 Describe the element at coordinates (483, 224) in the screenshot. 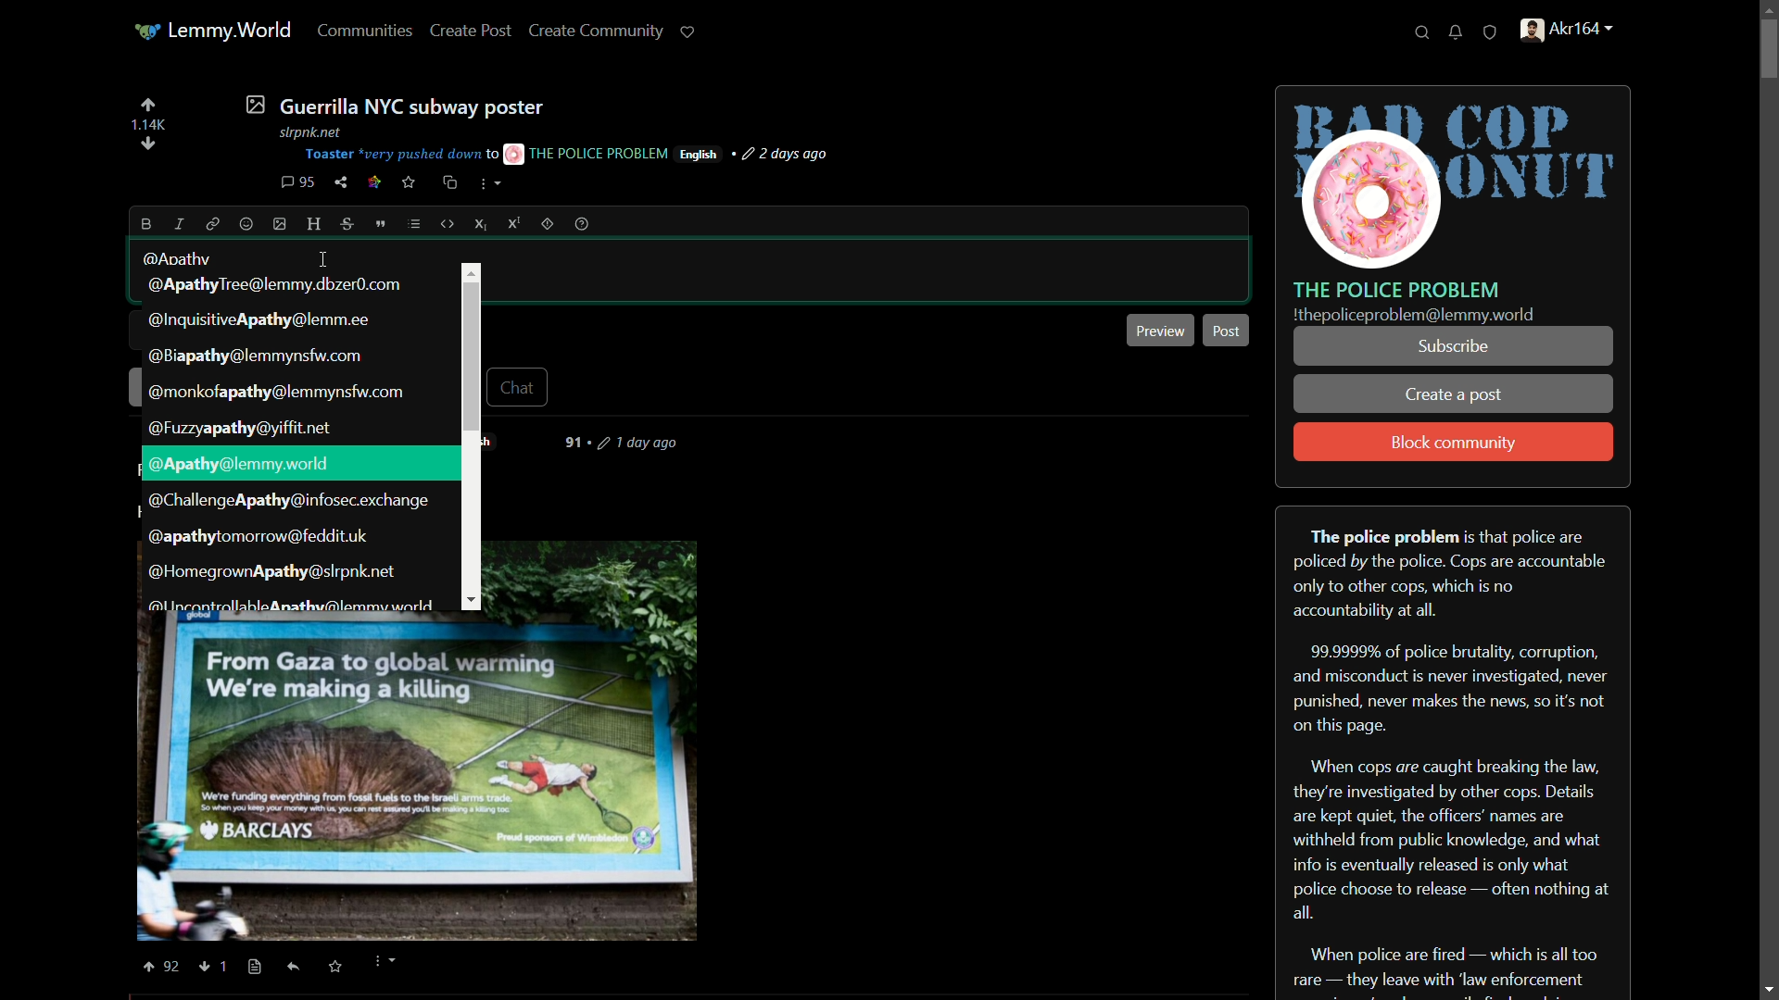

I see `subscript` at that location.